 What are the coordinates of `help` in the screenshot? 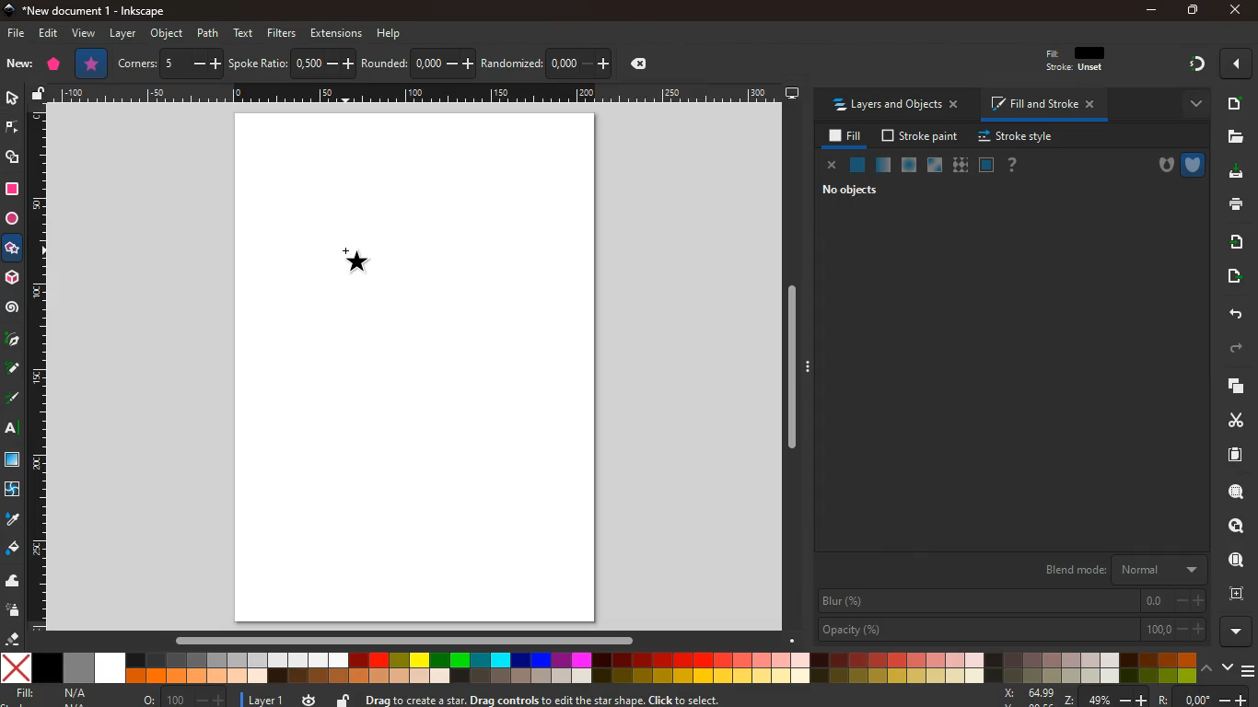 It's located at (390, 35).